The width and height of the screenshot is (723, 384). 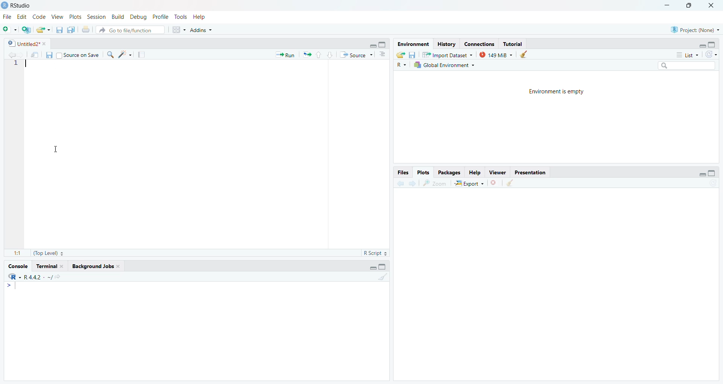 I want to click on Source the contents of the active document, so click(x=356, y=55).